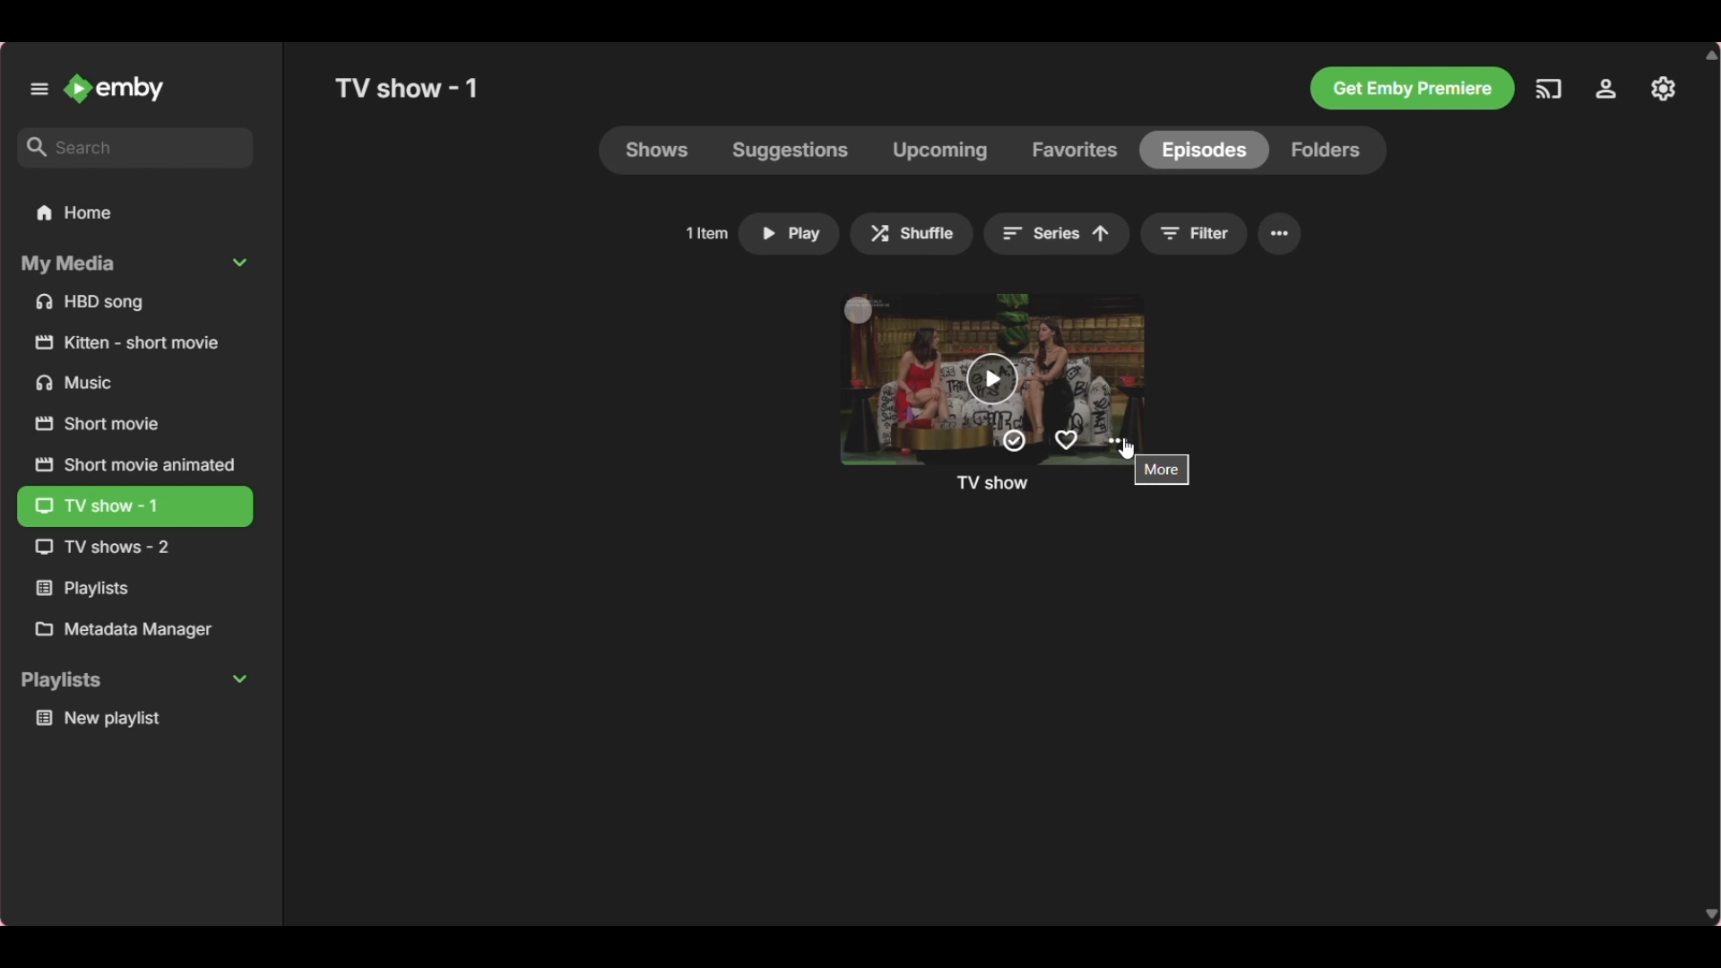  I want to click on Upcoming, so click(939, 150).